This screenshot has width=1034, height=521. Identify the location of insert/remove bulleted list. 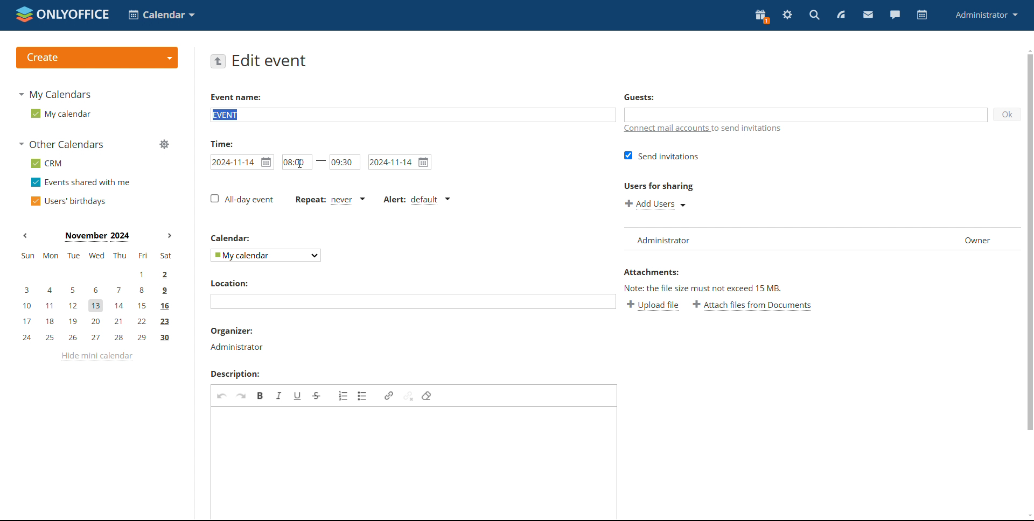
(363, 396).